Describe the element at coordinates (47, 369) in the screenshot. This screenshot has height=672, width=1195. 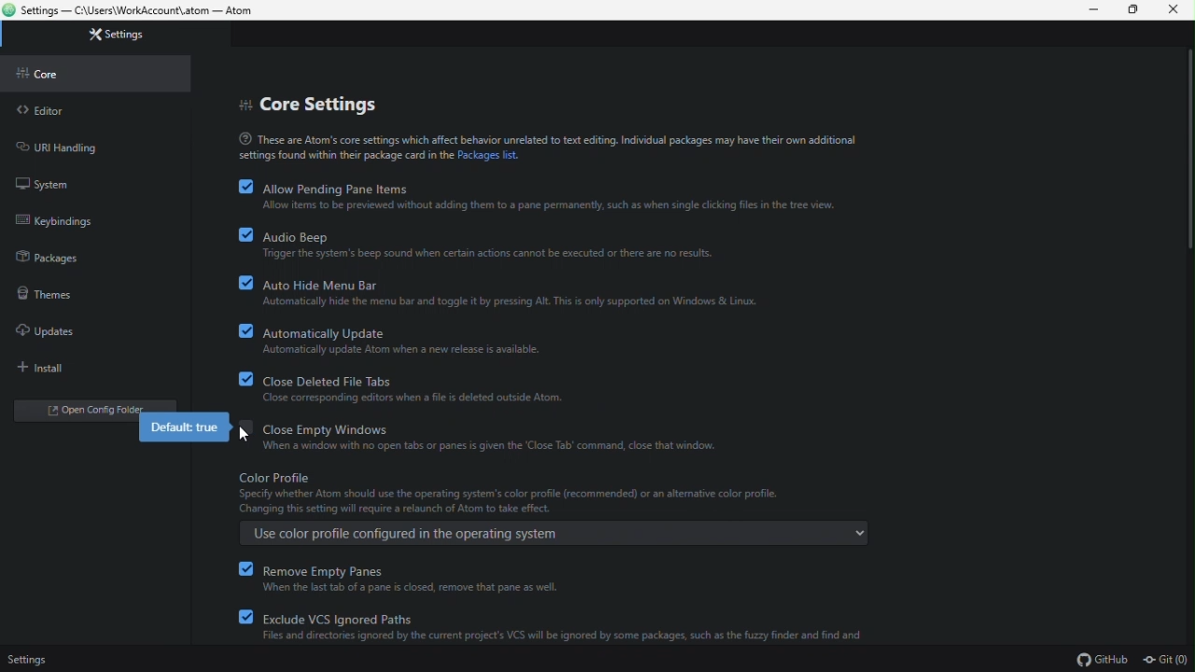
I see `install` at that location.